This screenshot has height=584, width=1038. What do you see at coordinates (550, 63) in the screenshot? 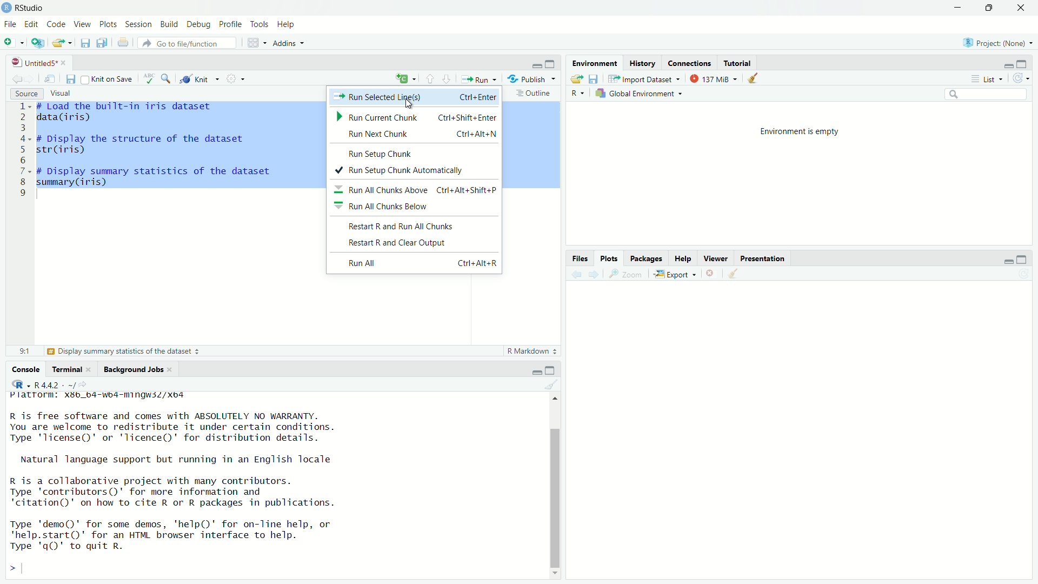
I see `Full height` at bounding box center [550, 63].